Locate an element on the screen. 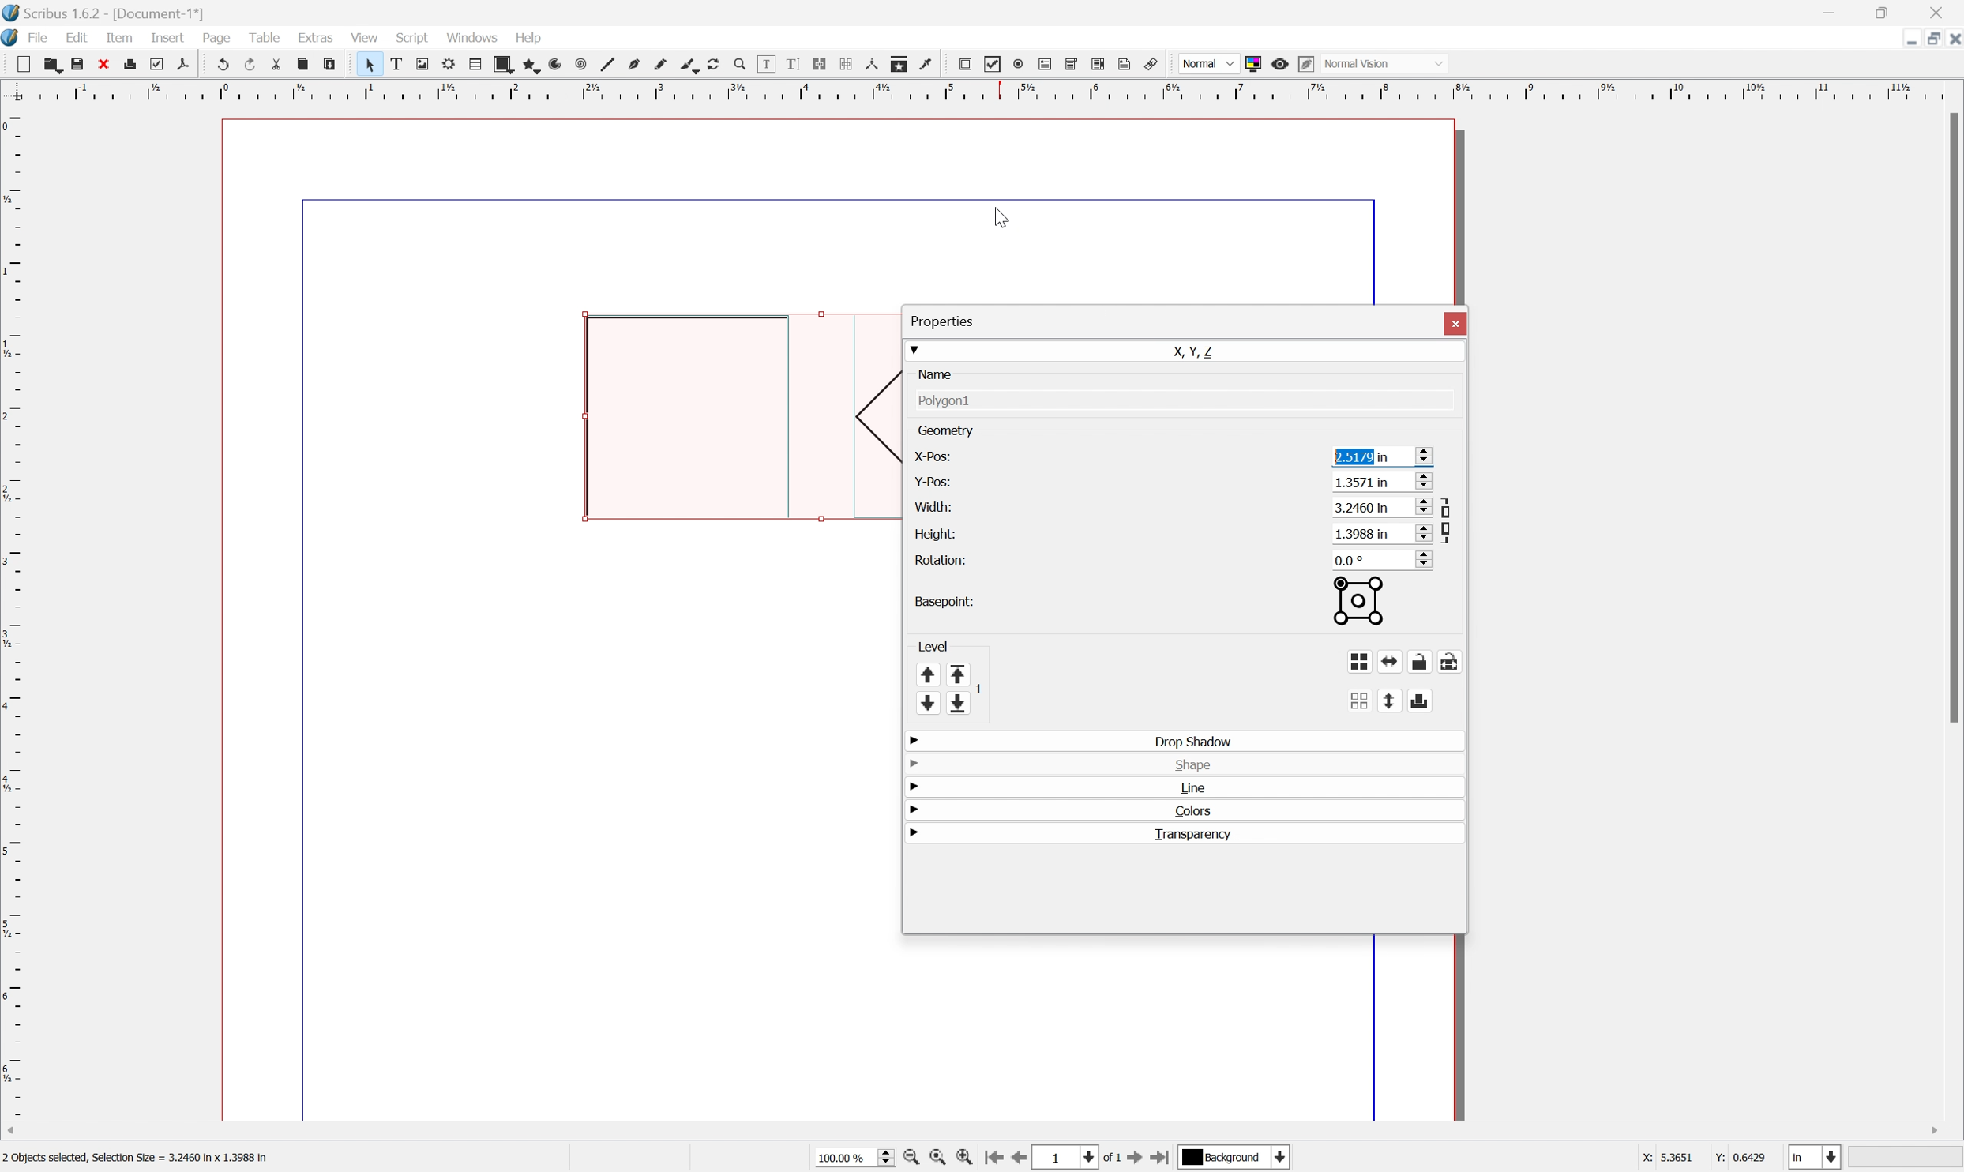 The height and width of the screenshot is (1172, 1964). Restore down is located at coordinates (1931, 39).